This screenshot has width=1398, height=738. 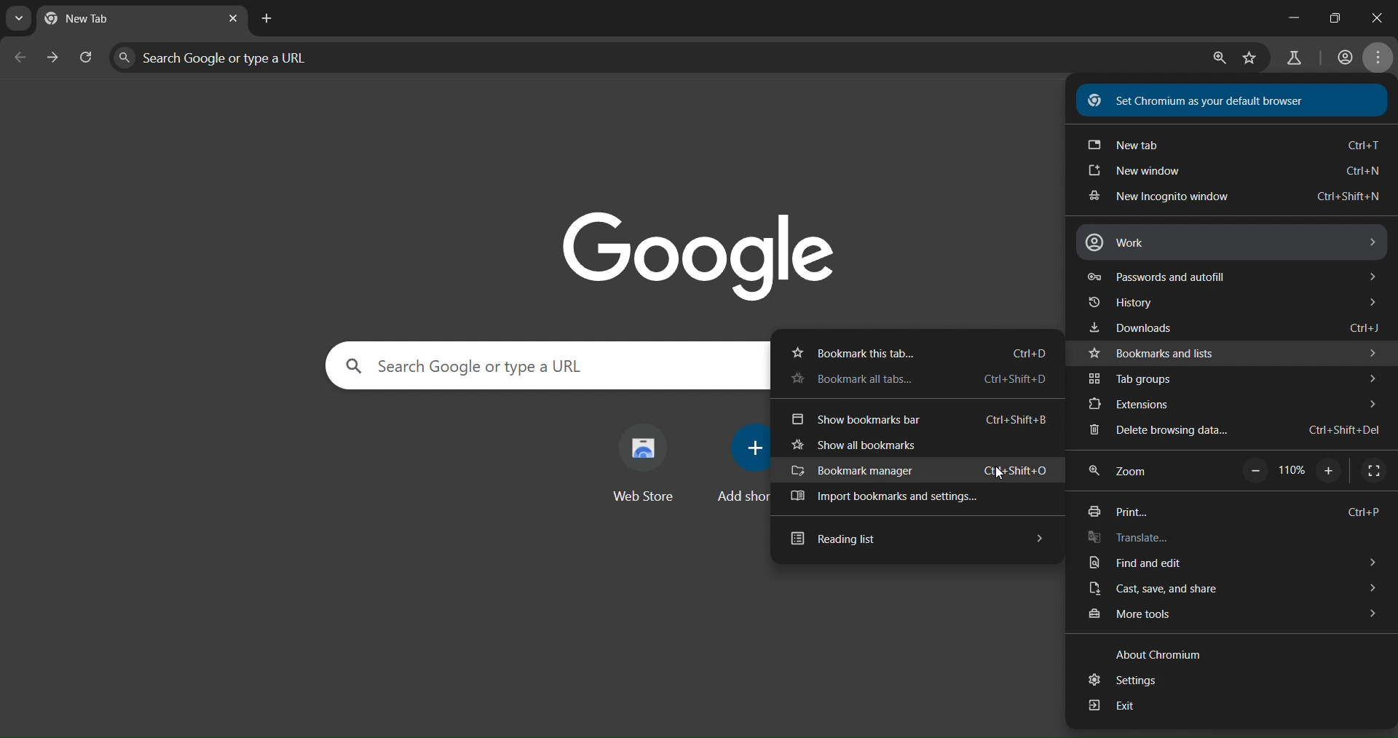 What do you see at coordinates (1217, 60) in the screenshot?
I see `zoom in` at bounding box center [1217, 60].